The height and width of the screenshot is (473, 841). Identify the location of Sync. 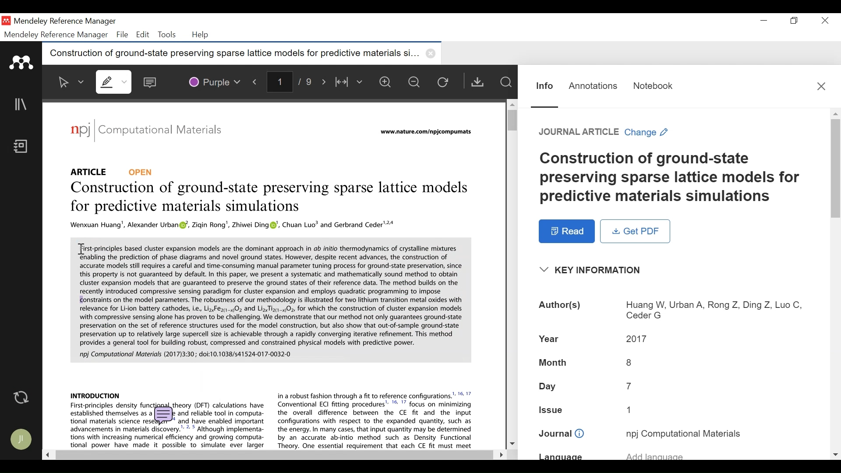
(22, 397).